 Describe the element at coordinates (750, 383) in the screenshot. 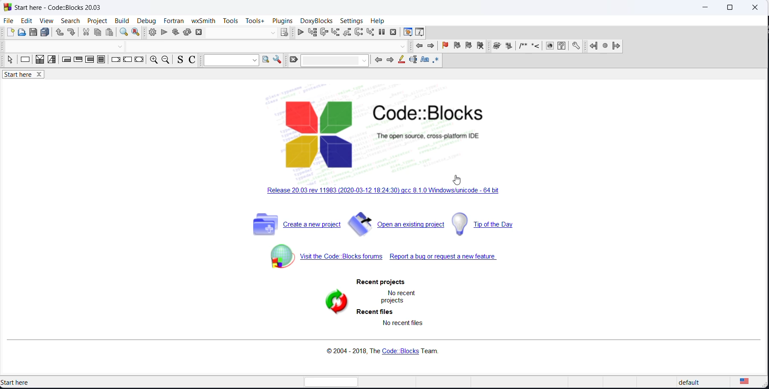

I see `text languge` at that location.